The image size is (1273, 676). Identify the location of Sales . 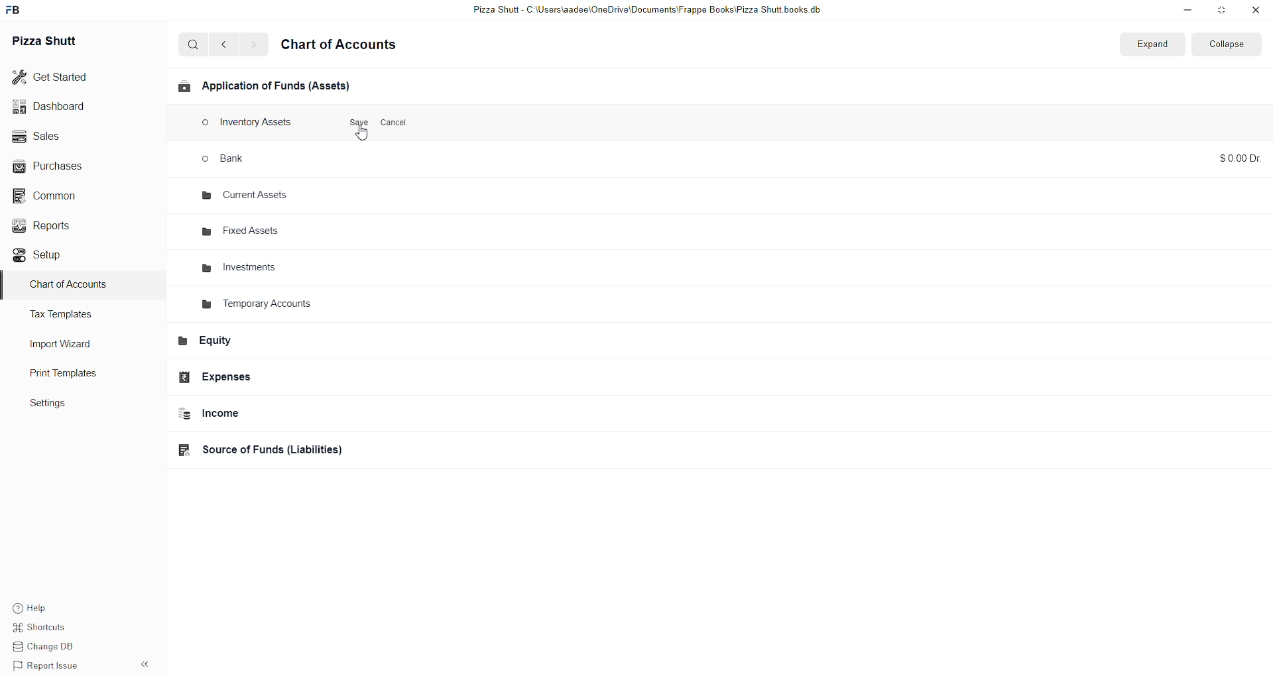
(57, 137).